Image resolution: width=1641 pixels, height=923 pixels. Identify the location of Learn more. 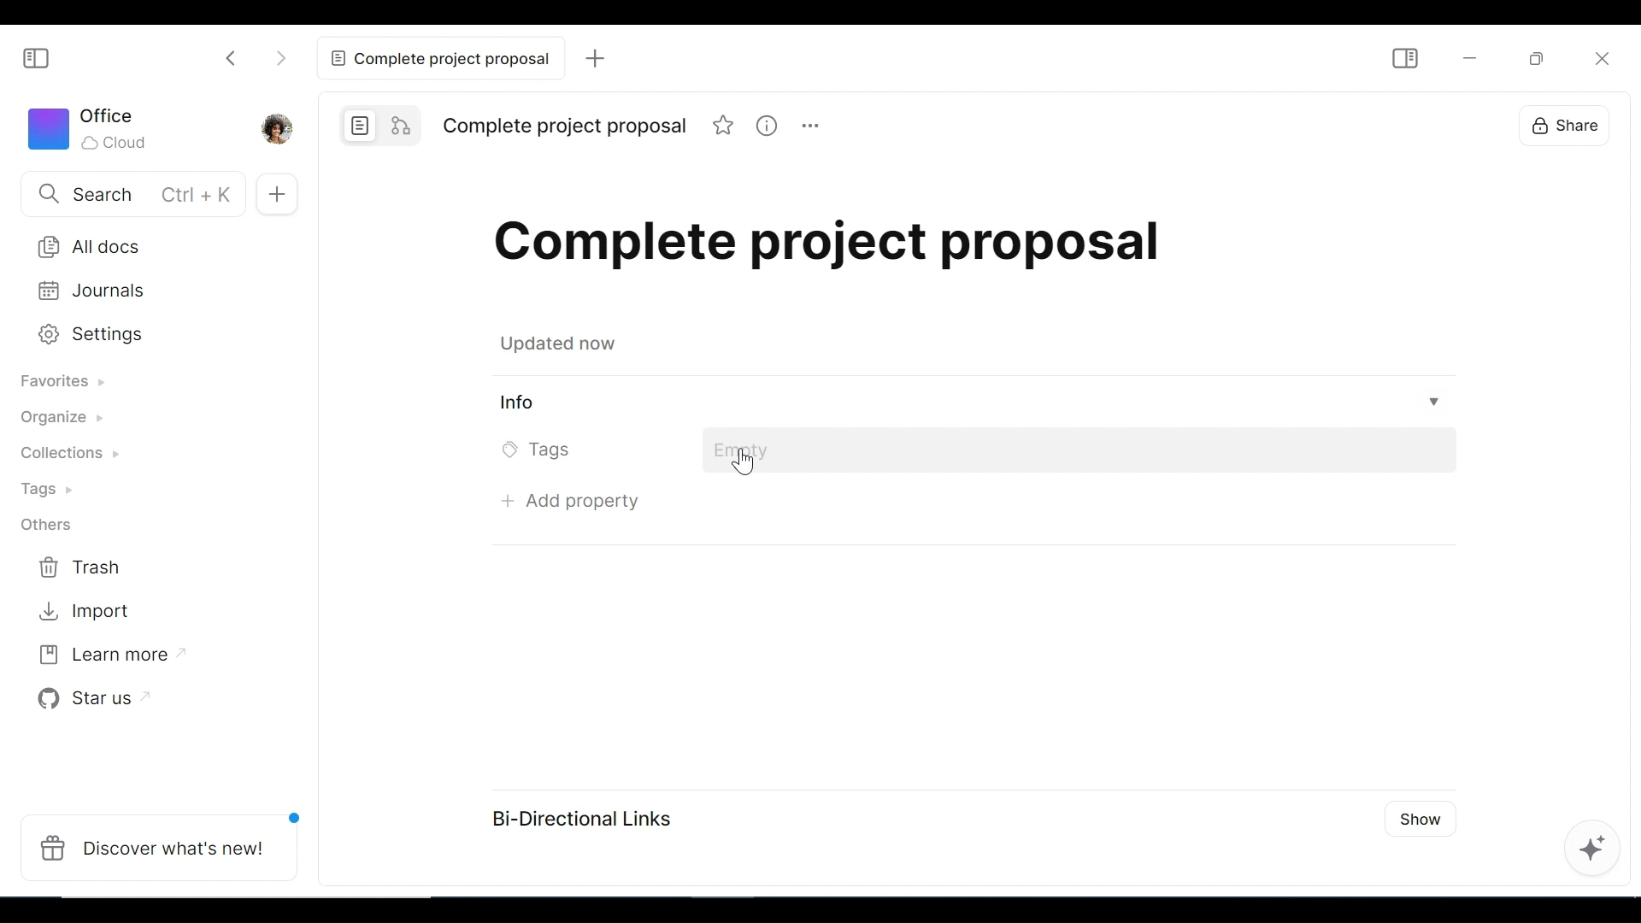
(112, 653).